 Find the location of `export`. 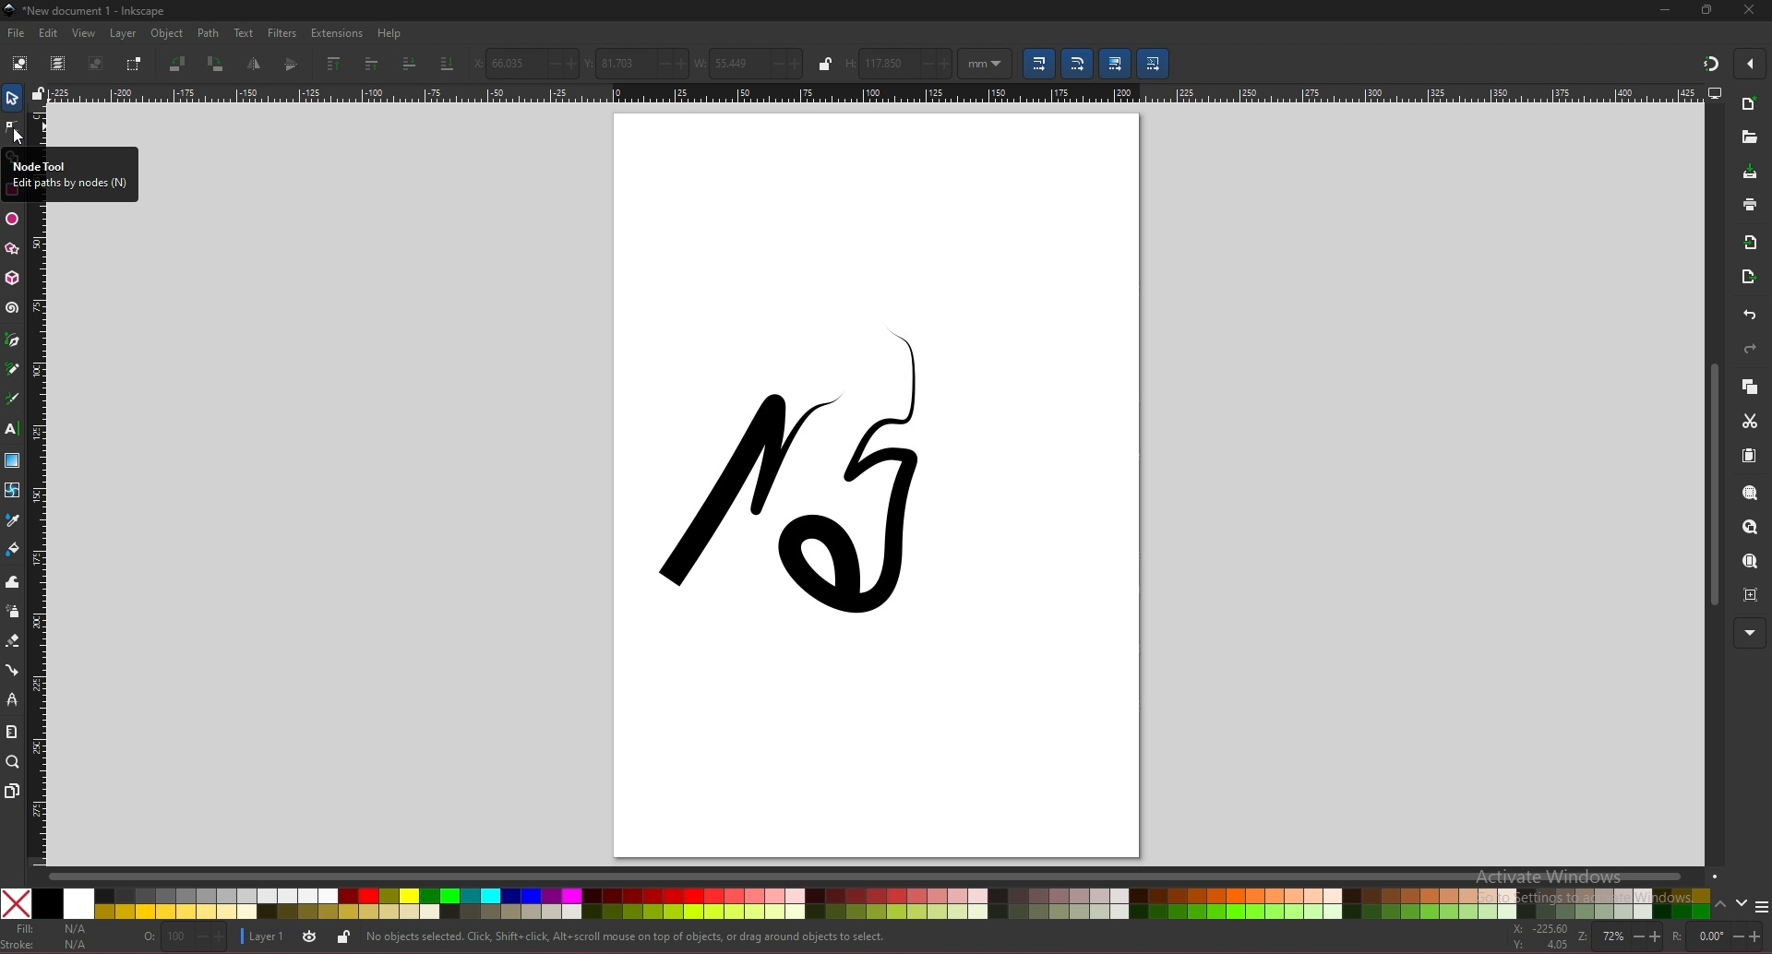

export is located at coordinates (1750, 276).